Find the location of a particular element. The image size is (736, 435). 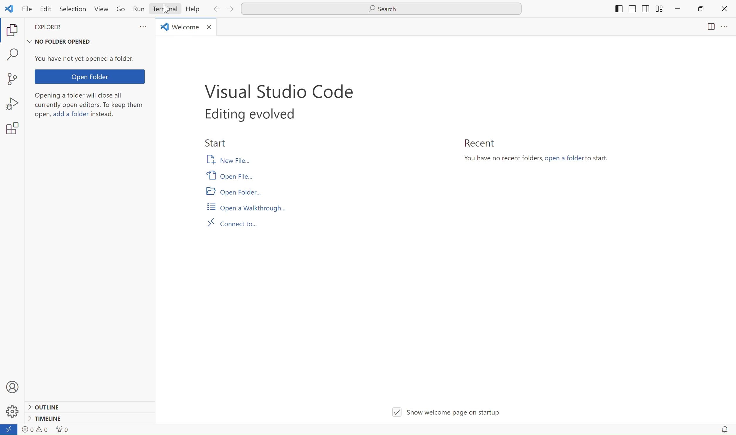

cursor is located at coordinates (167, 10).